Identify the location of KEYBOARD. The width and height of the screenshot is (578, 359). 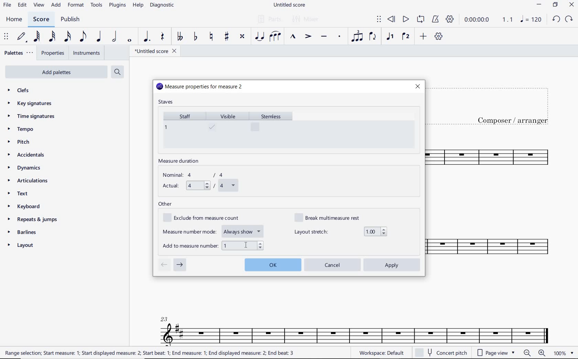
(30, 207).